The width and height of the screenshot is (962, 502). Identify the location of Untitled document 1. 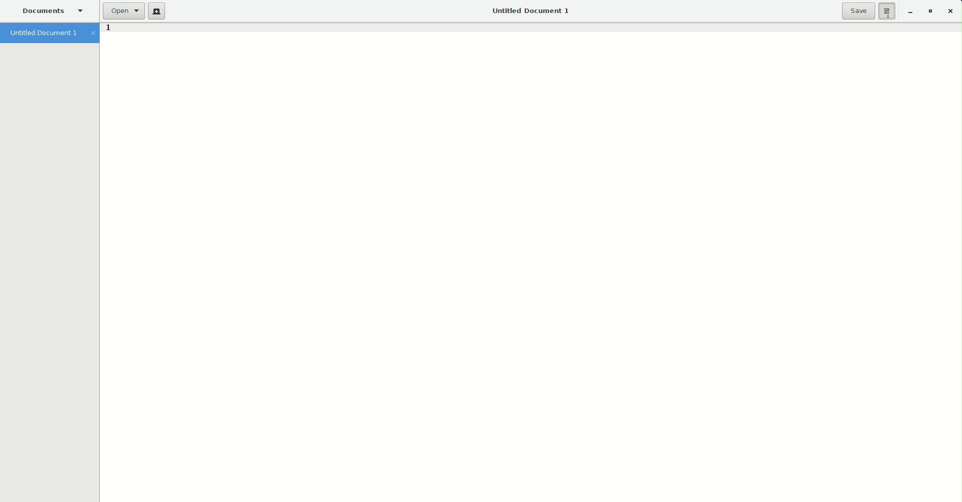
(50, 34).